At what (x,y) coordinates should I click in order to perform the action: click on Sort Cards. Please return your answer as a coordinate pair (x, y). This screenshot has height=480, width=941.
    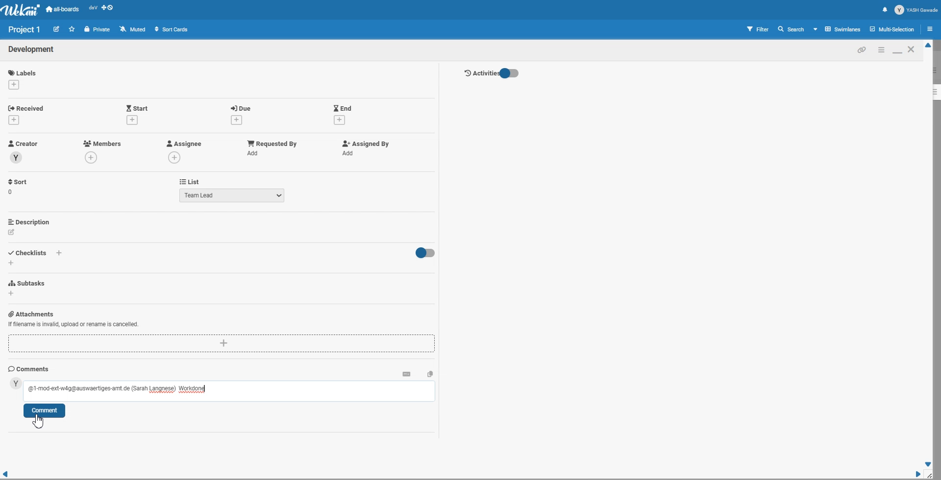
    Looking at the image, I should click on (171, 29).